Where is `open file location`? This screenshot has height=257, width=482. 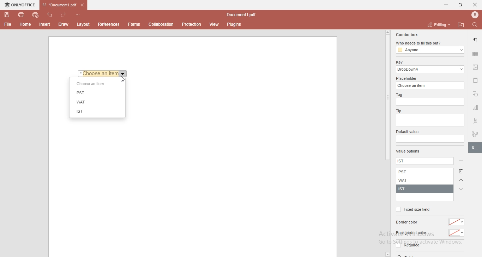 open file location is located at coordinates (462, 25).